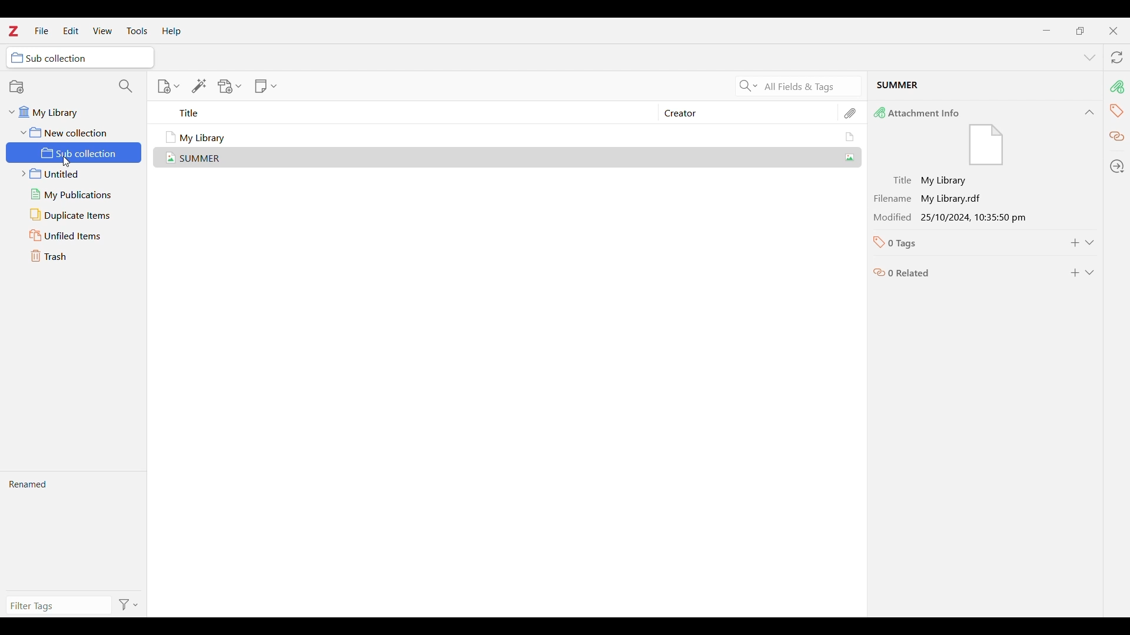 The image size is (1130, 635). Describe the element at coordinates (75, 195) in the screenshot. I see `My publications ` at that location.